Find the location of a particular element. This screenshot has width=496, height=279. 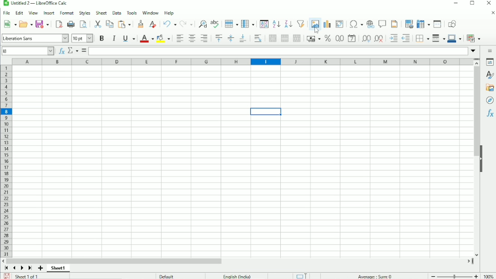

Underline is located at coordinates (129, 39).